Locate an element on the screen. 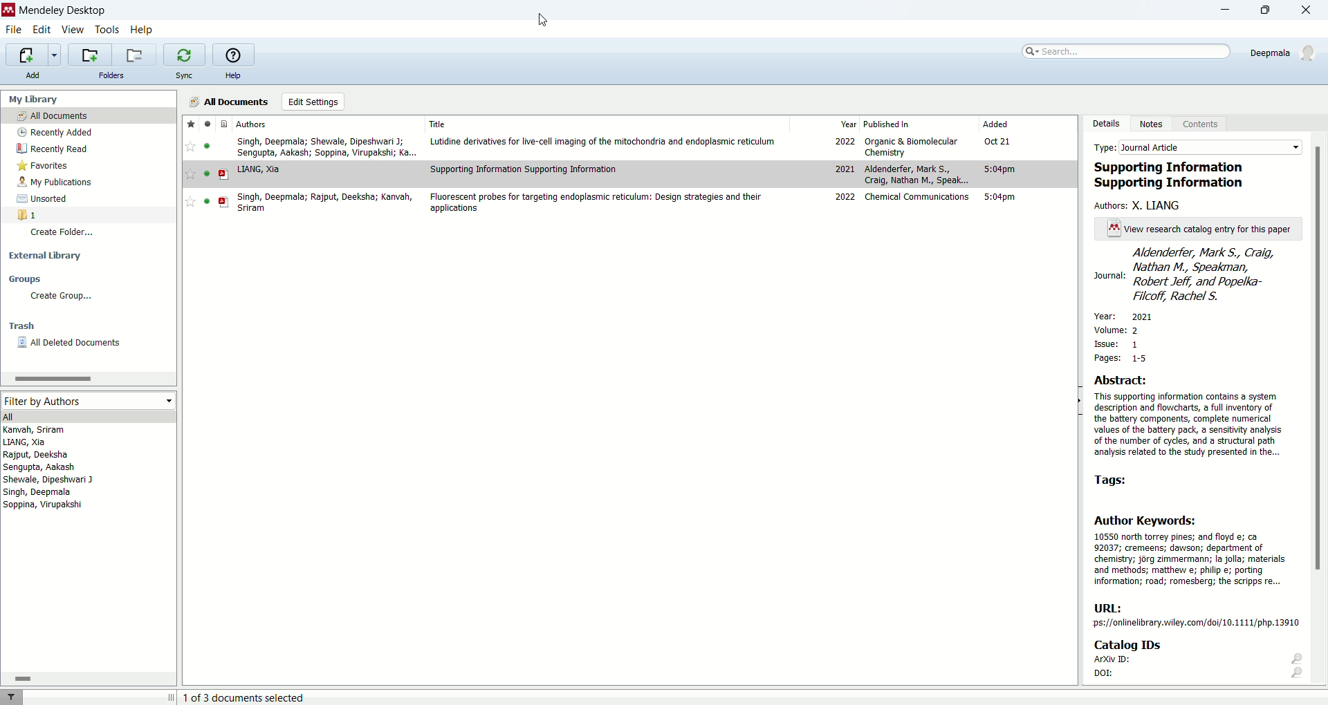  5:04pm is located at coordinates (999, 169).